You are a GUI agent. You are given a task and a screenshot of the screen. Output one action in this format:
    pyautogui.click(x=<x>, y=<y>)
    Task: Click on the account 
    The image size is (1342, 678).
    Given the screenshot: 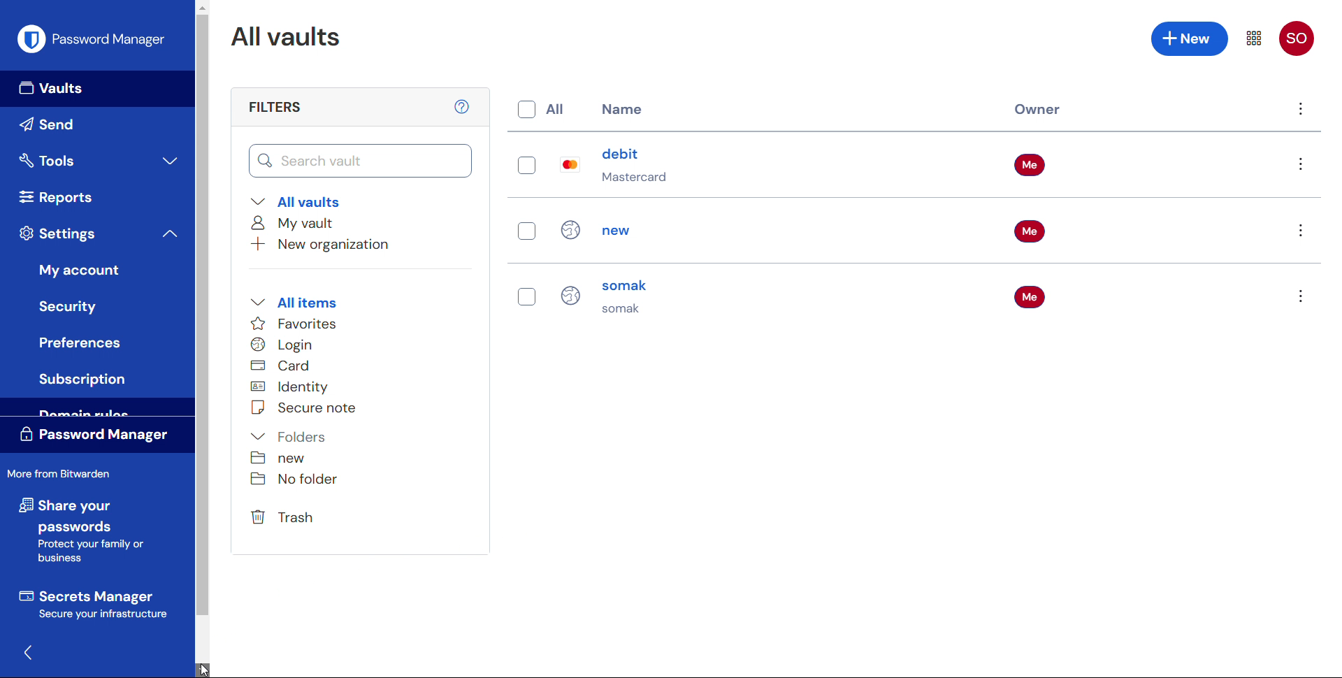 What is the action you would take?
    pyautogui.click(x=1298, y=38)
    